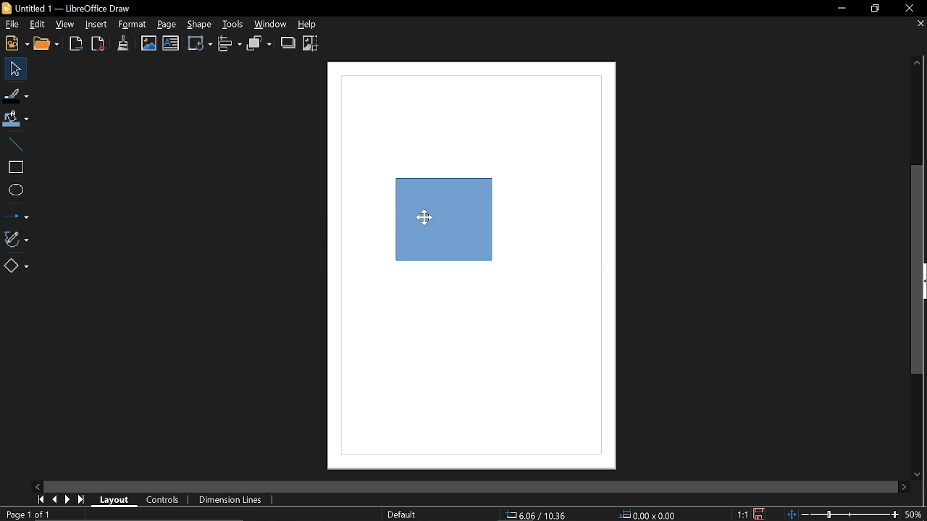  I want to click on View, so click(65, 25).